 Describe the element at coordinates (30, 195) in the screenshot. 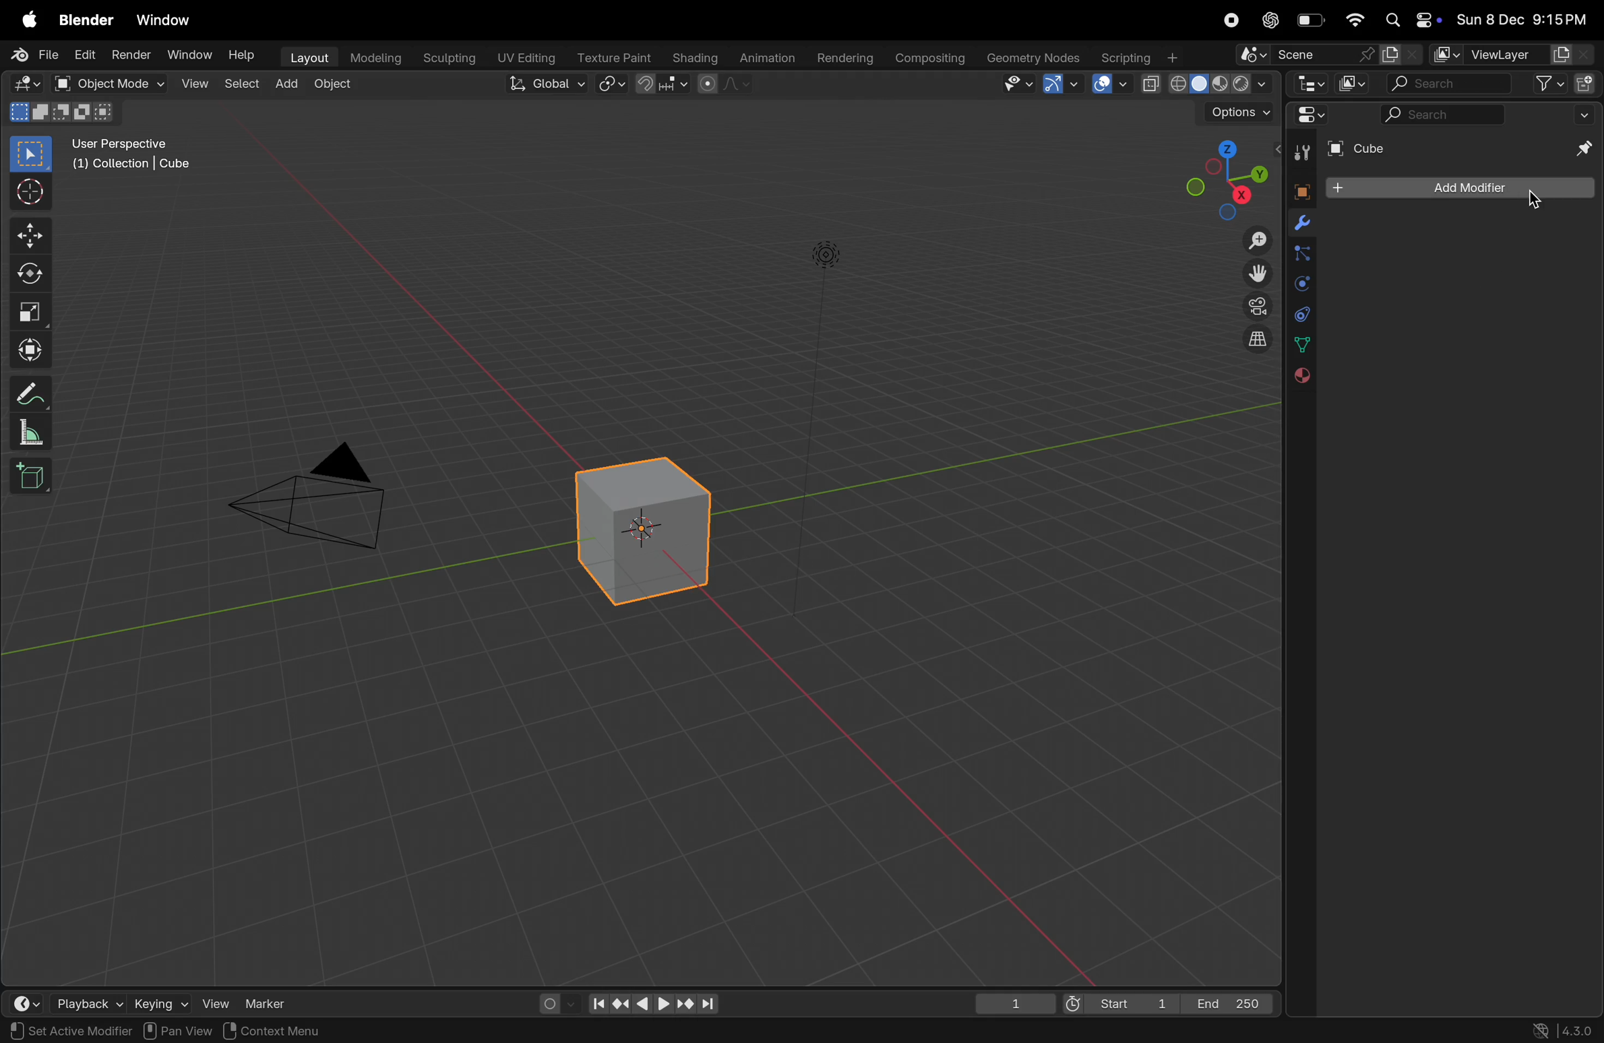

I see `select cursor` at that location.